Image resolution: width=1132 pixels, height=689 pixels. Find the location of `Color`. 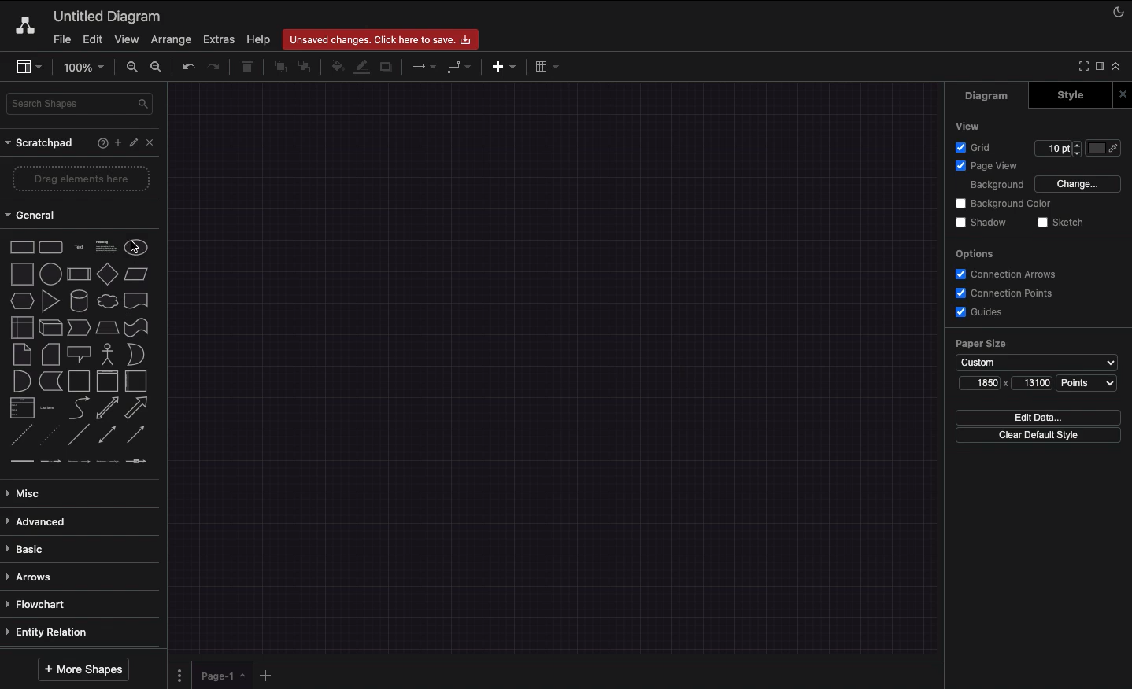

Color is located at coordinates (1105, 148).